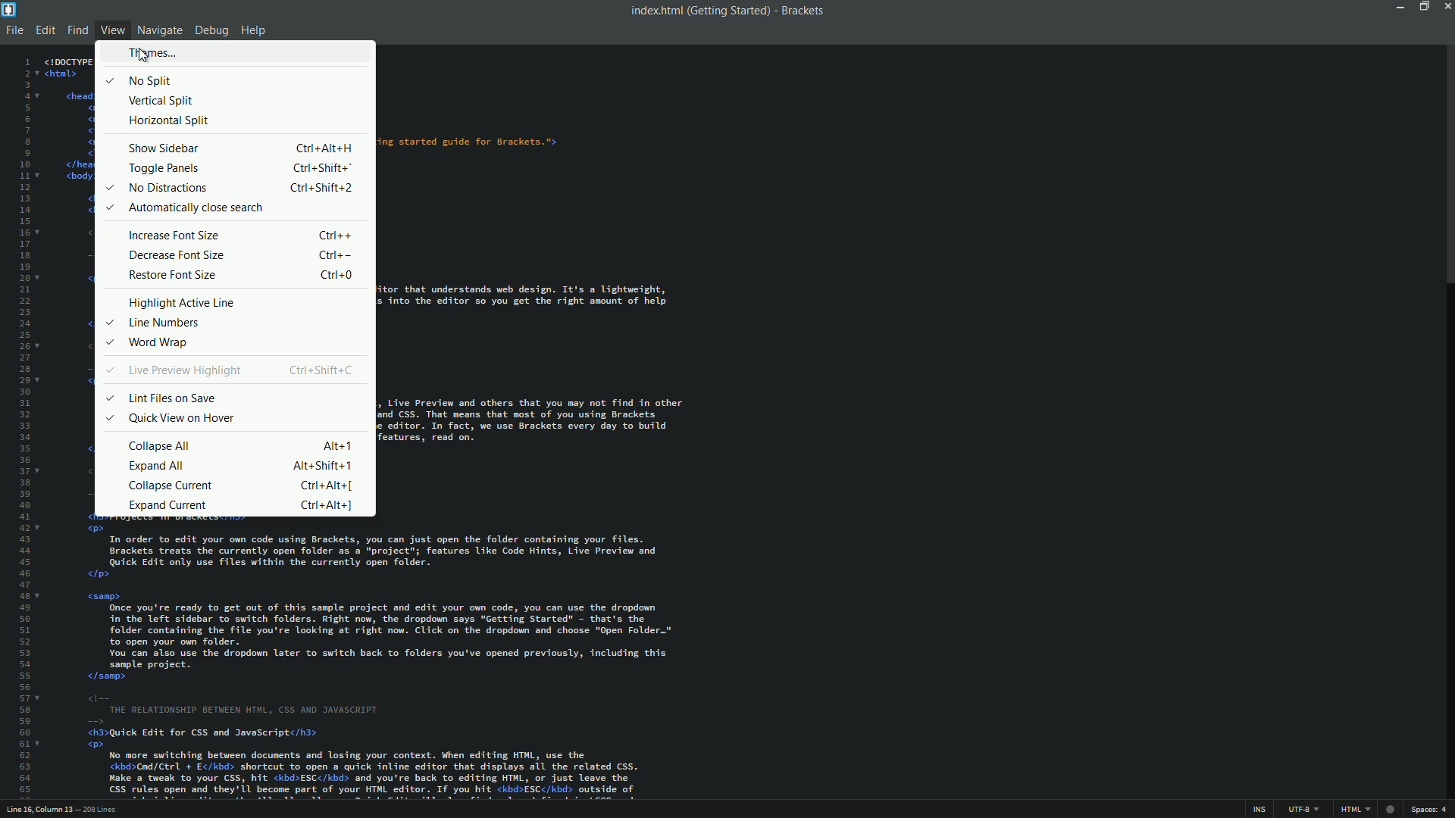 The height and width of the screenshot is (818, 1455). Describe the element at coordinates (326, 505) in the screenshot. I see `keyboard shortcut` at that location.